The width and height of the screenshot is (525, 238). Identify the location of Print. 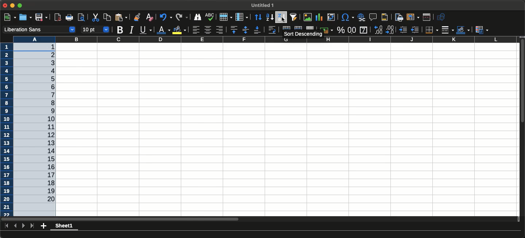
(69, 18).